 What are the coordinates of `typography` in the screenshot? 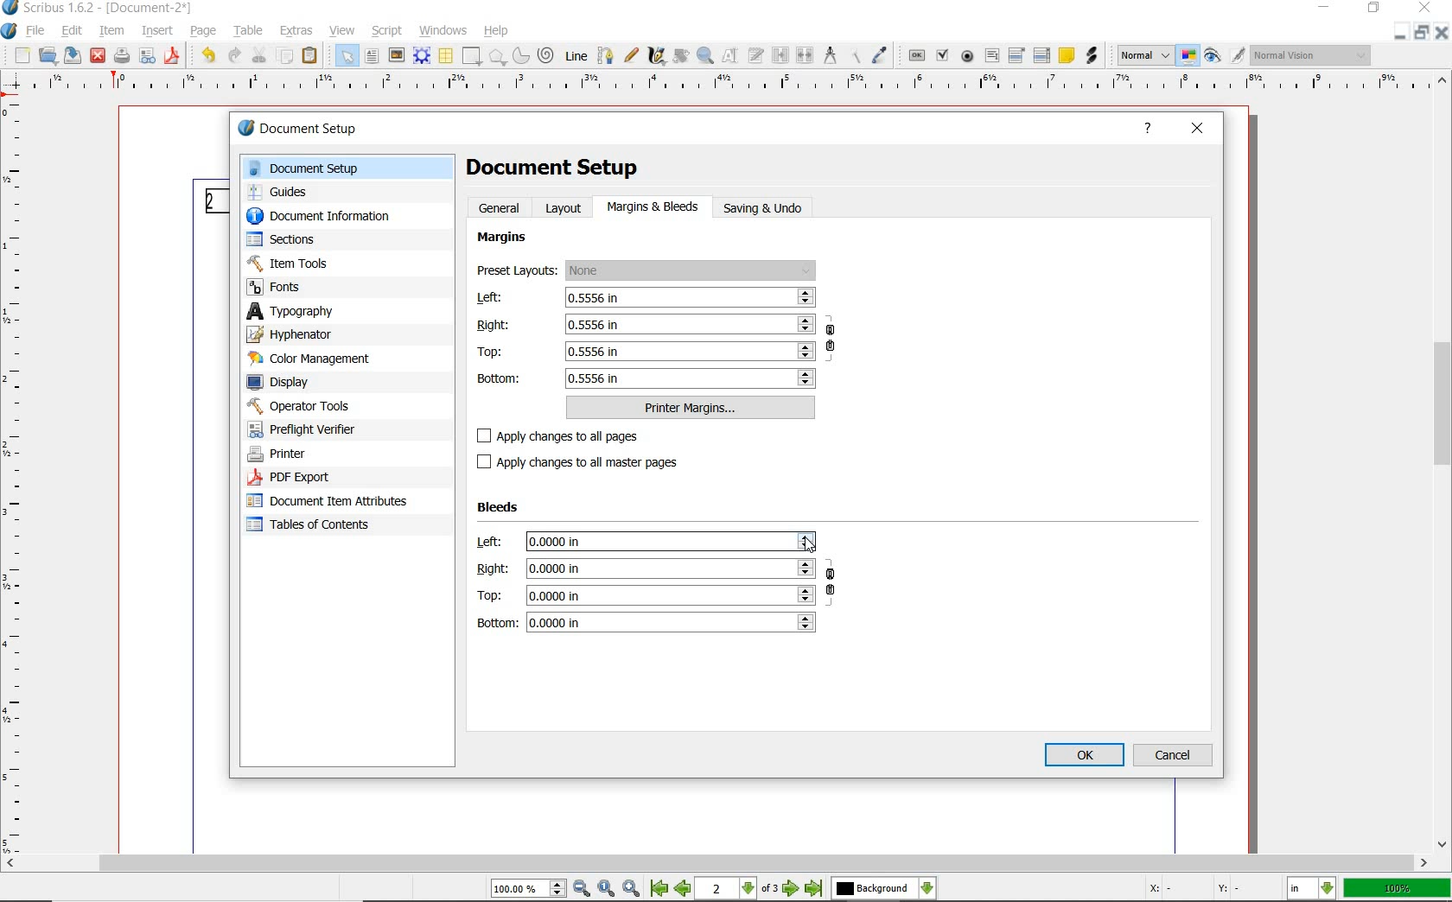 It's located at (347, 313).